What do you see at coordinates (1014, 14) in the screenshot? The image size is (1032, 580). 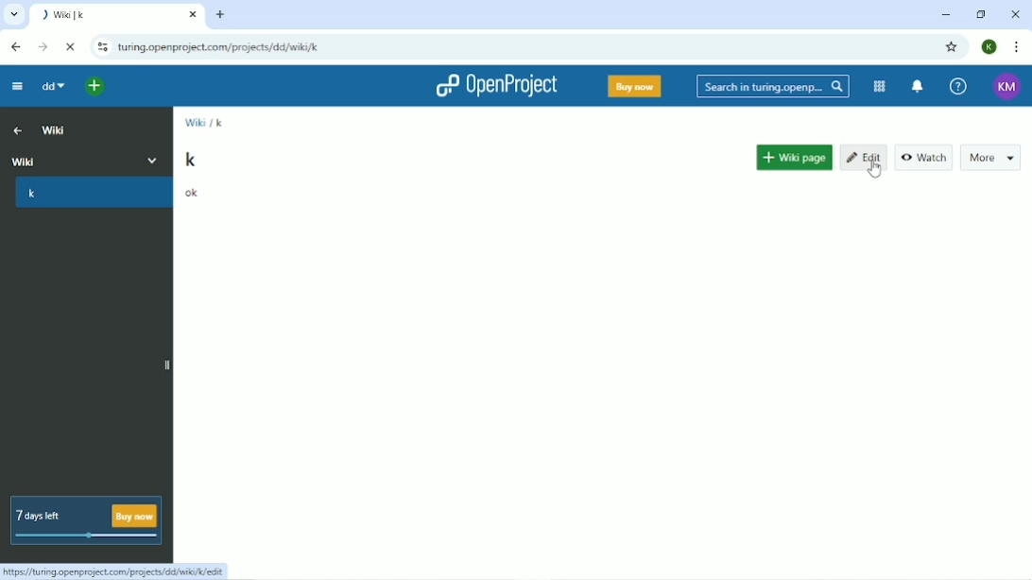 I see `Close` at bounding box center [1014, 14].